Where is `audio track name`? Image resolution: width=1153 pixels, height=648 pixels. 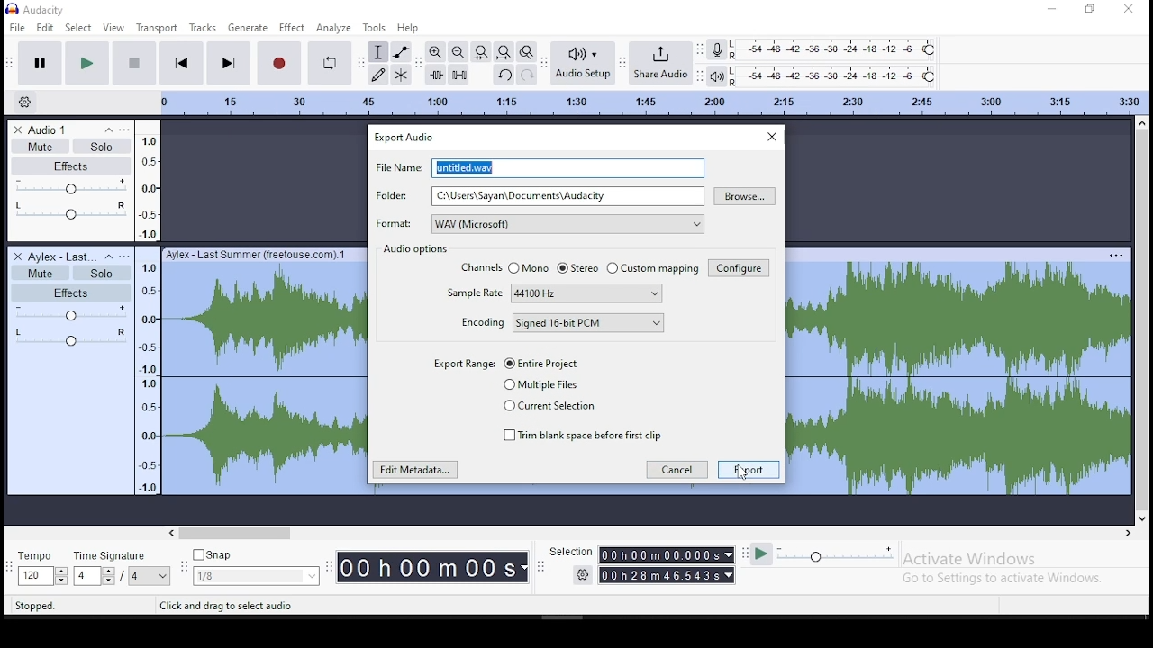
audio track name is located at coordinates (64, 256).